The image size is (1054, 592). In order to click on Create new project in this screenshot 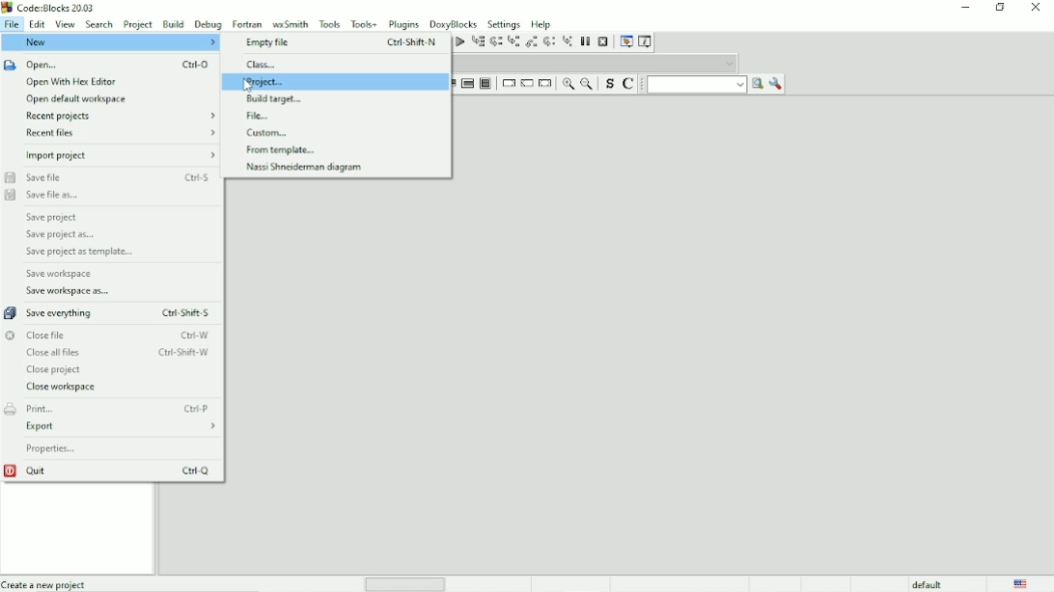, I will do `click(45, 583)`.